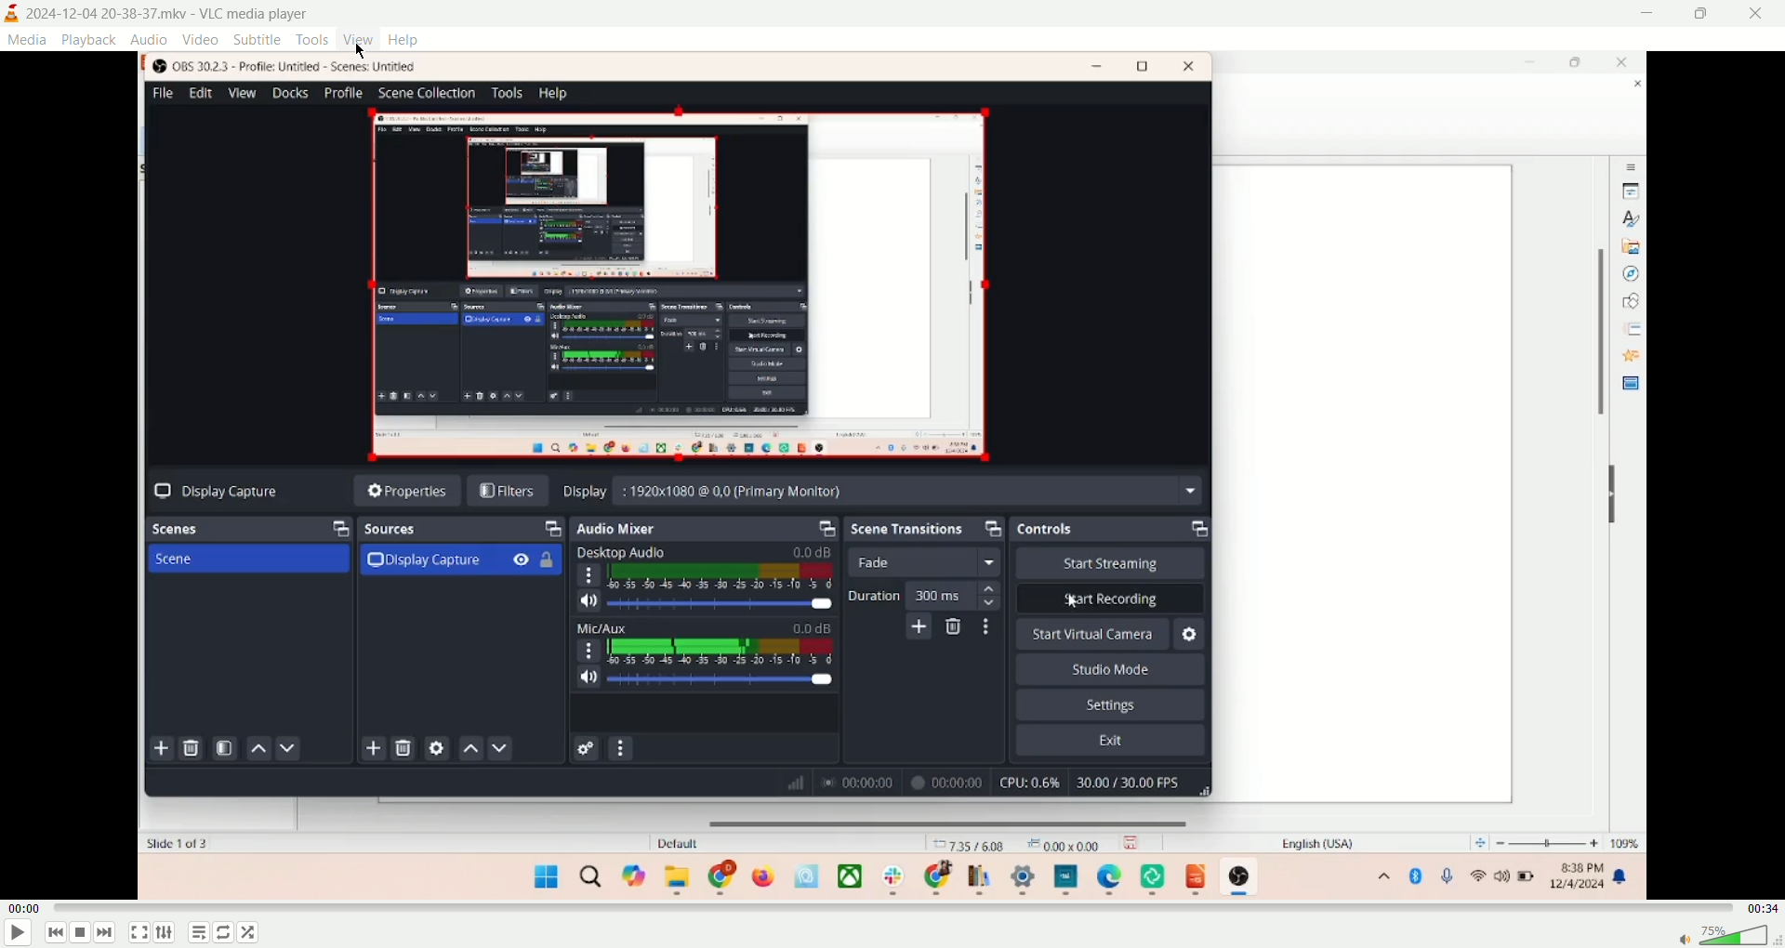  I want to click on previous, so click(57, 934).